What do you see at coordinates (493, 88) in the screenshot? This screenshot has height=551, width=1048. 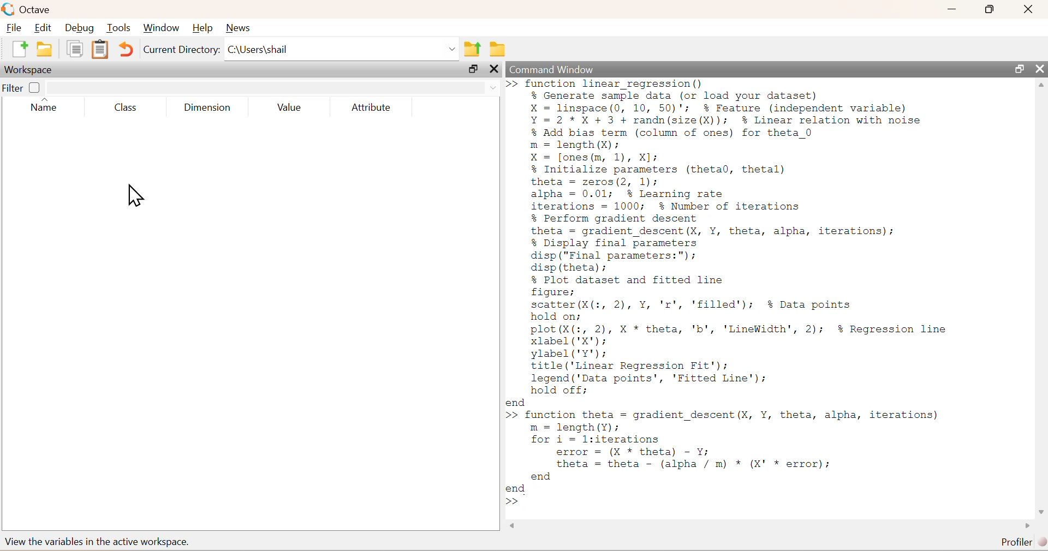 I see `down` at bounding box center [493, 88].